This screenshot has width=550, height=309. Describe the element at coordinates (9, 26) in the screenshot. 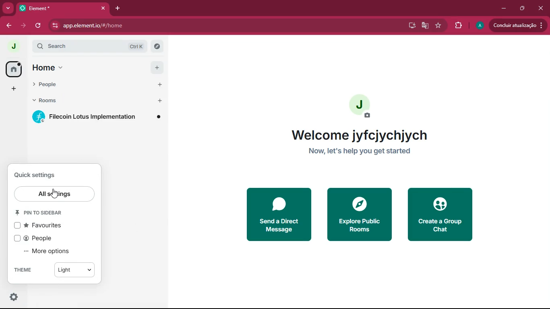

I see `back` at that location.